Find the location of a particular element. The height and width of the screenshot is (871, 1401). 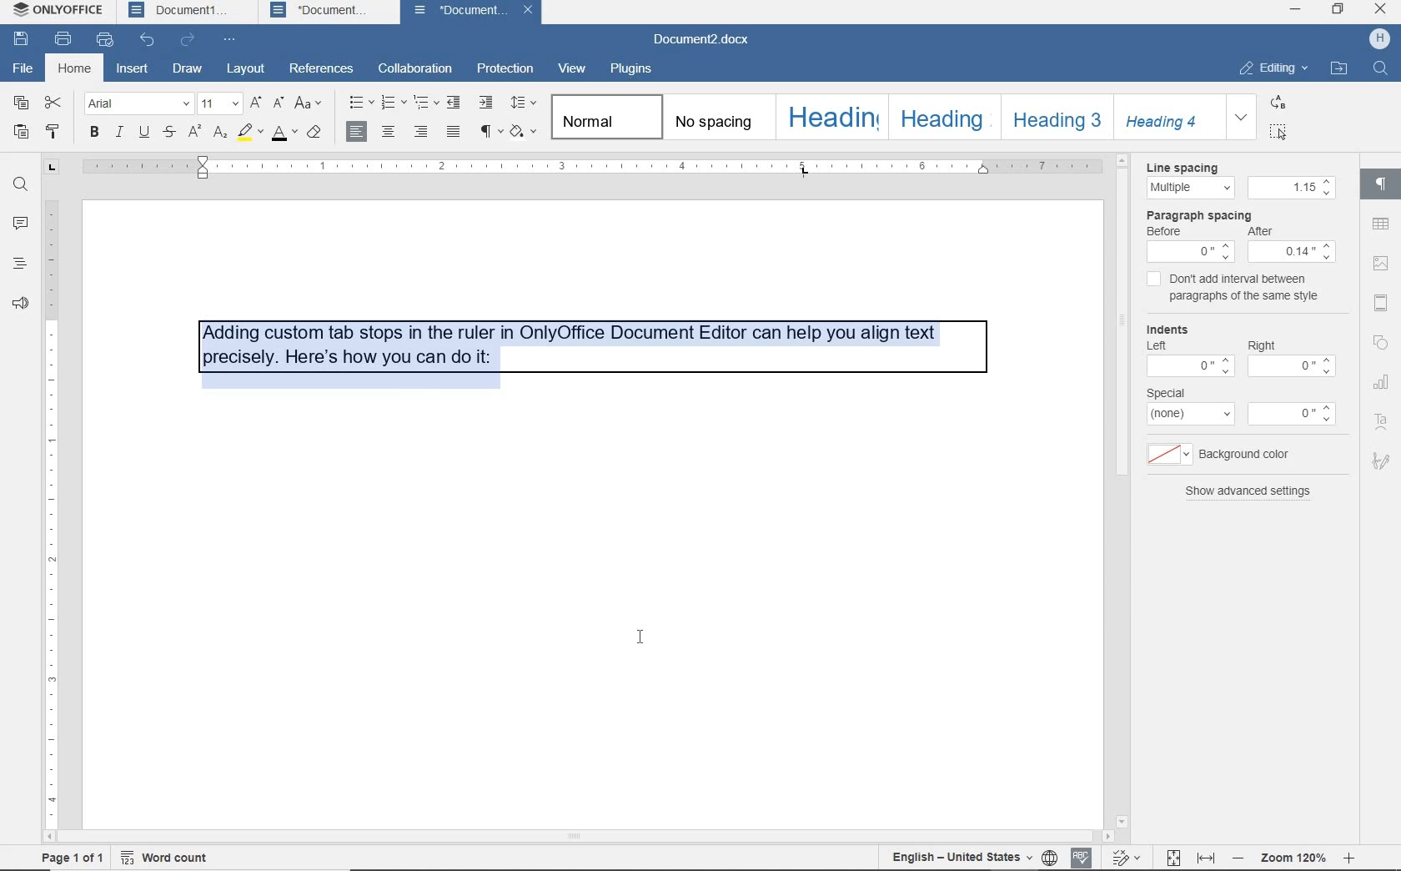

menu is located at coordinates (1166, 453).